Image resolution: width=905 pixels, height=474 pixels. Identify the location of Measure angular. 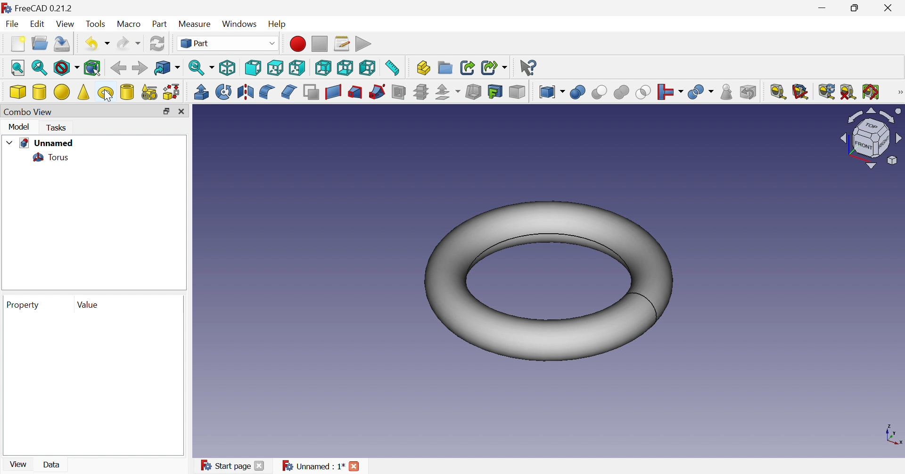
(800, 93).